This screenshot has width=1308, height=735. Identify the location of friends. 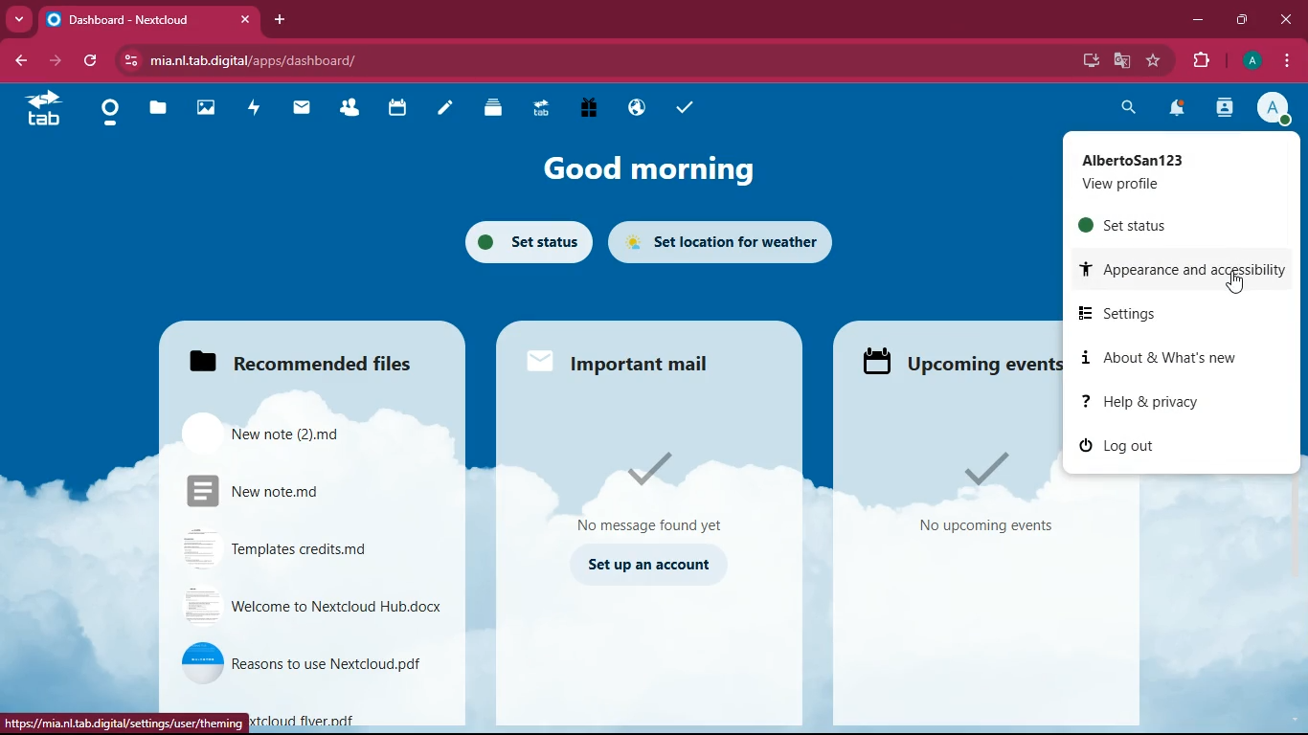
(346, 109).